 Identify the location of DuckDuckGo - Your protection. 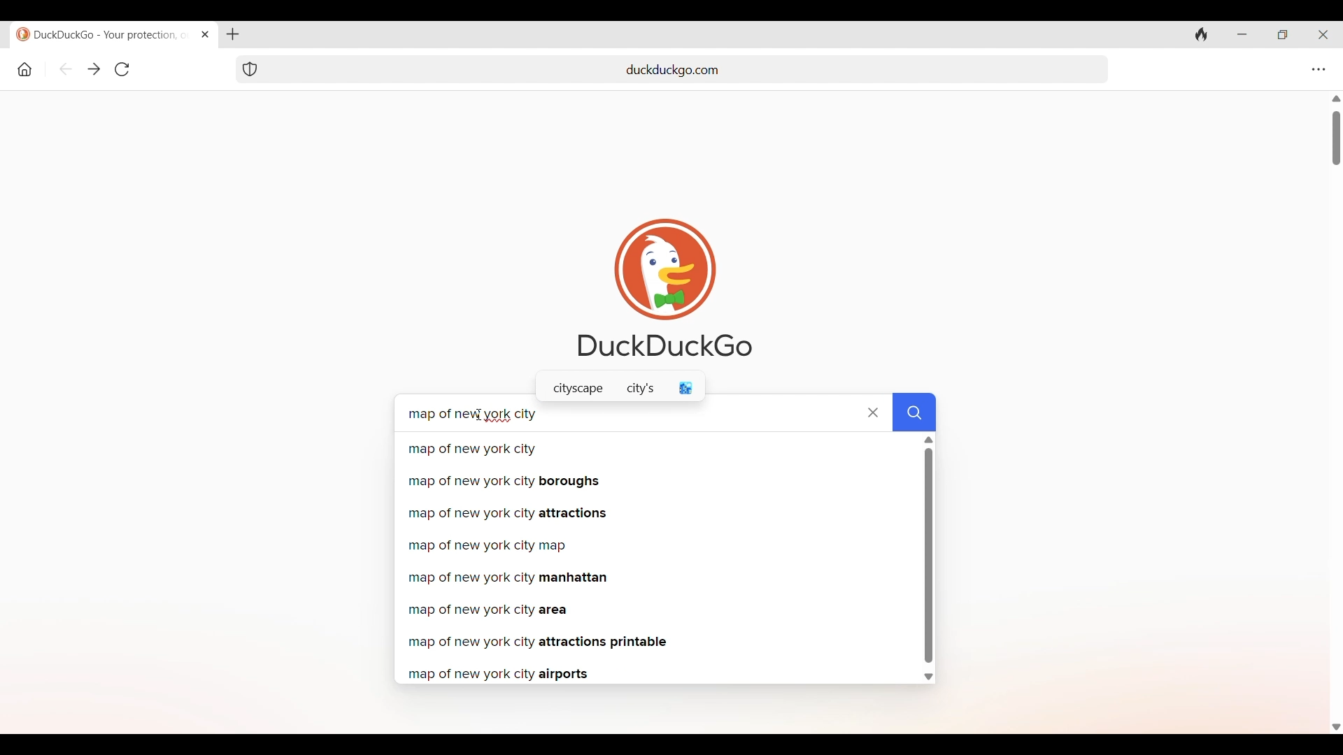
(104, 34).